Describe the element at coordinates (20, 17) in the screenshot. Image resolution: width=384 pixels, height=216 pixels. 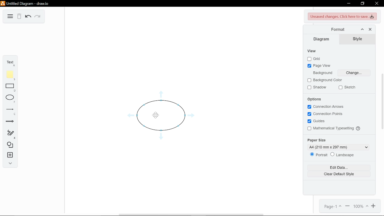
I see `Delete` at that location.